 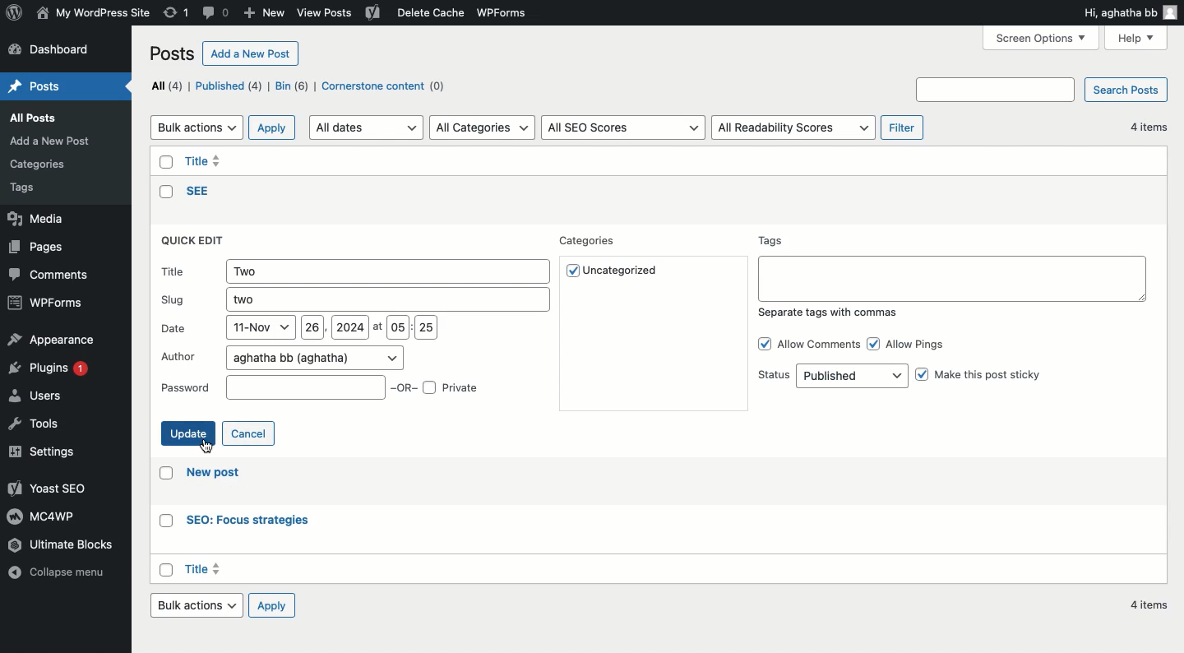 What do you see at coordinates (298, 330) in the screenshot?
I see `Date` at bounding box center [298, 330].